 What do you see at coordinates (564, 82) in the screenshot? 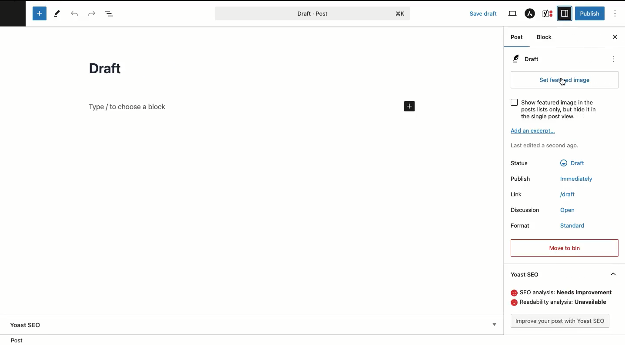
I see `cursor` at bounding box center [564, 82].